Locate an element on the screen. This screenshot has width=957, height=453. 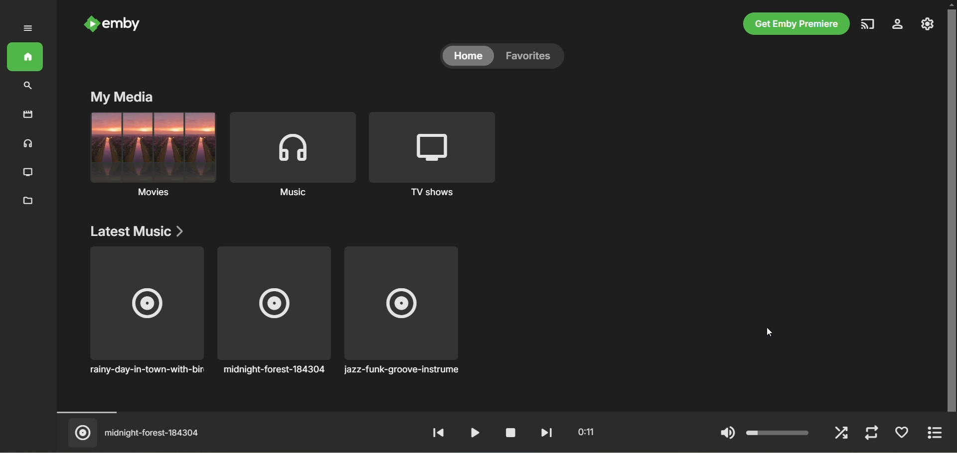
play is located at coordinates (472, 432).